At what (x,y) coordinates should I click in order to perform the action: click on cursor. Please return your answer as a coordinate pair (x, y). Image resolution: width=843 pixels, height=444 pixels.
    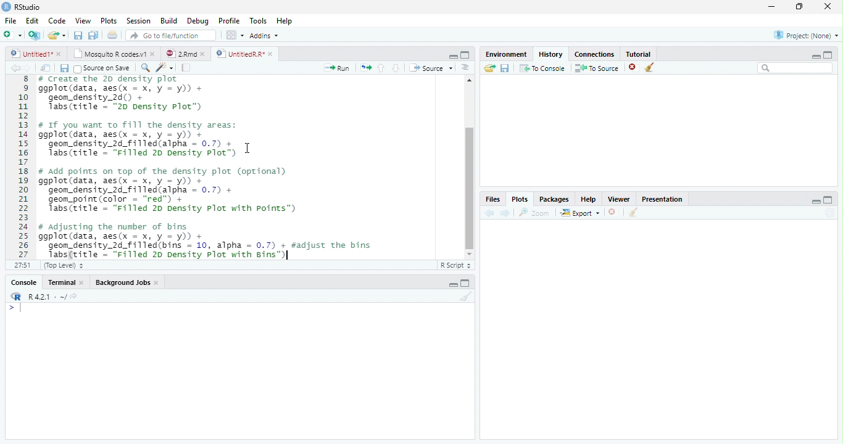
    Looking at the image, I should click on (246, 149).